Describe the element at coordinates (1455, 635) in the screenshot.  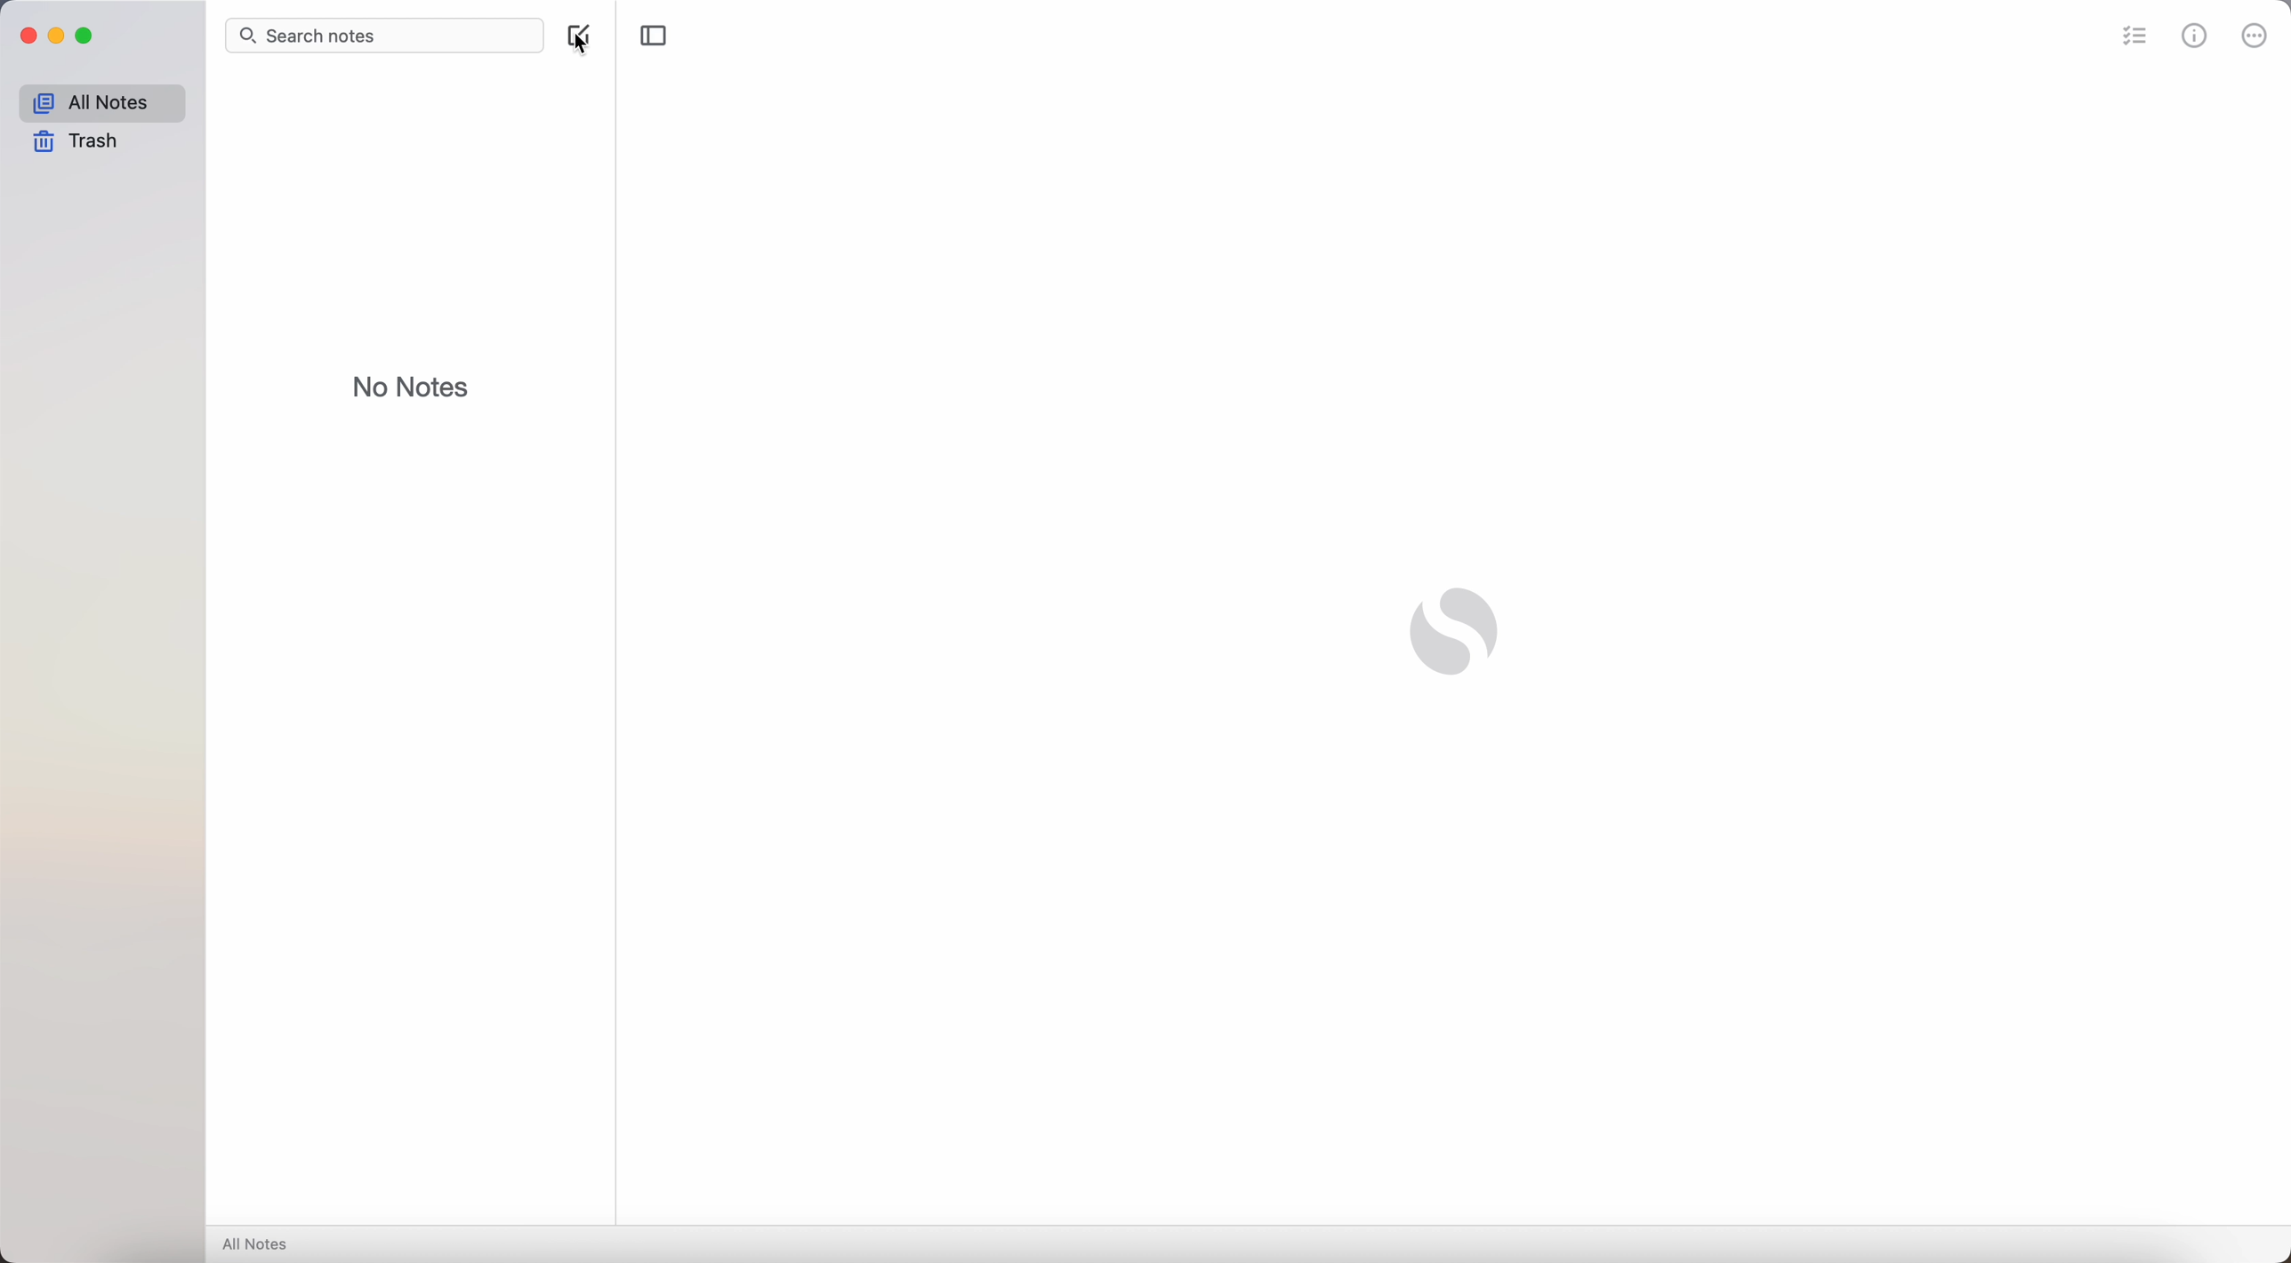
I see `Simplenote logo` at that location.